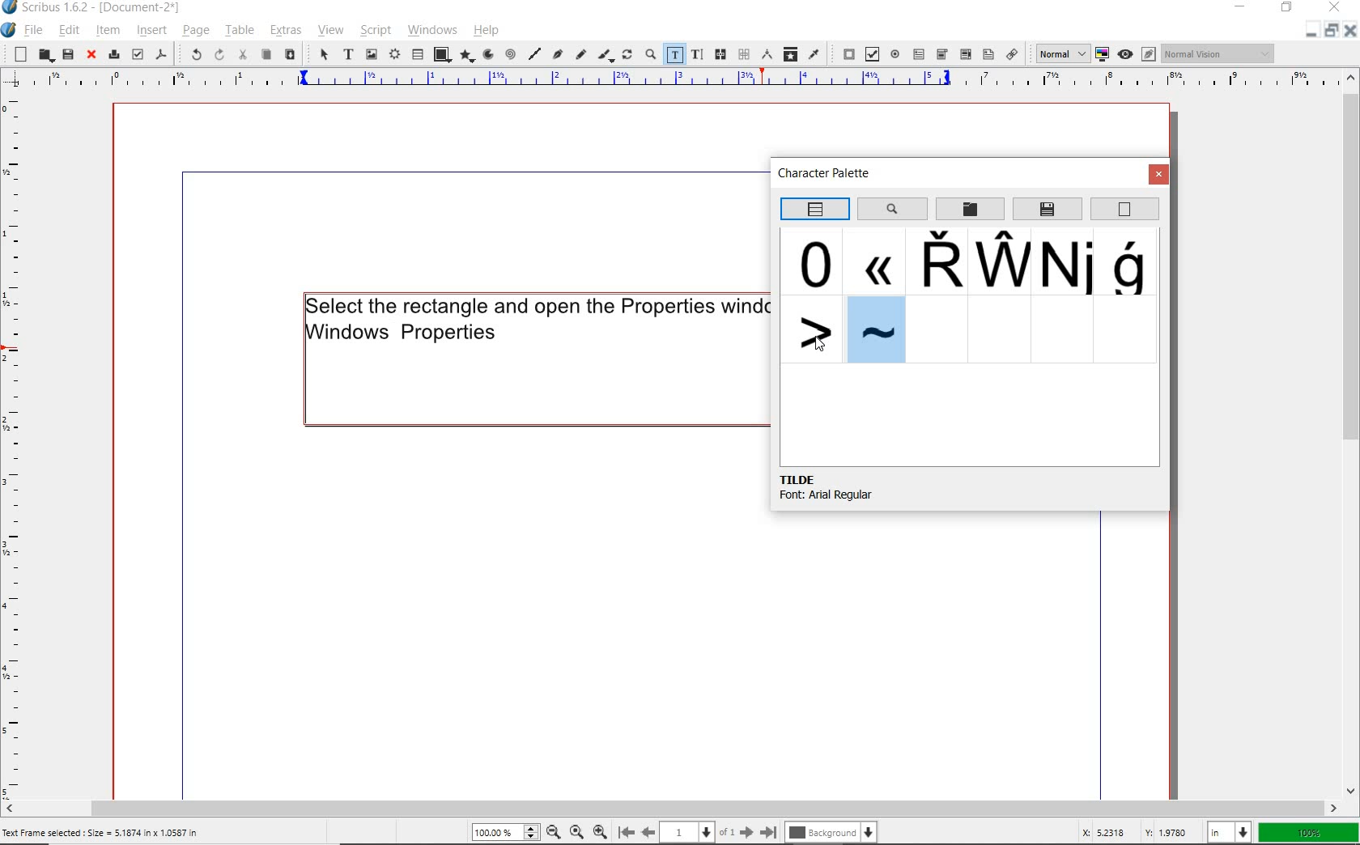 This screenshot has height=845, width=1360. Describe the element at coordinates (830, 175) in the screenshot. I see `character palette` at that location.